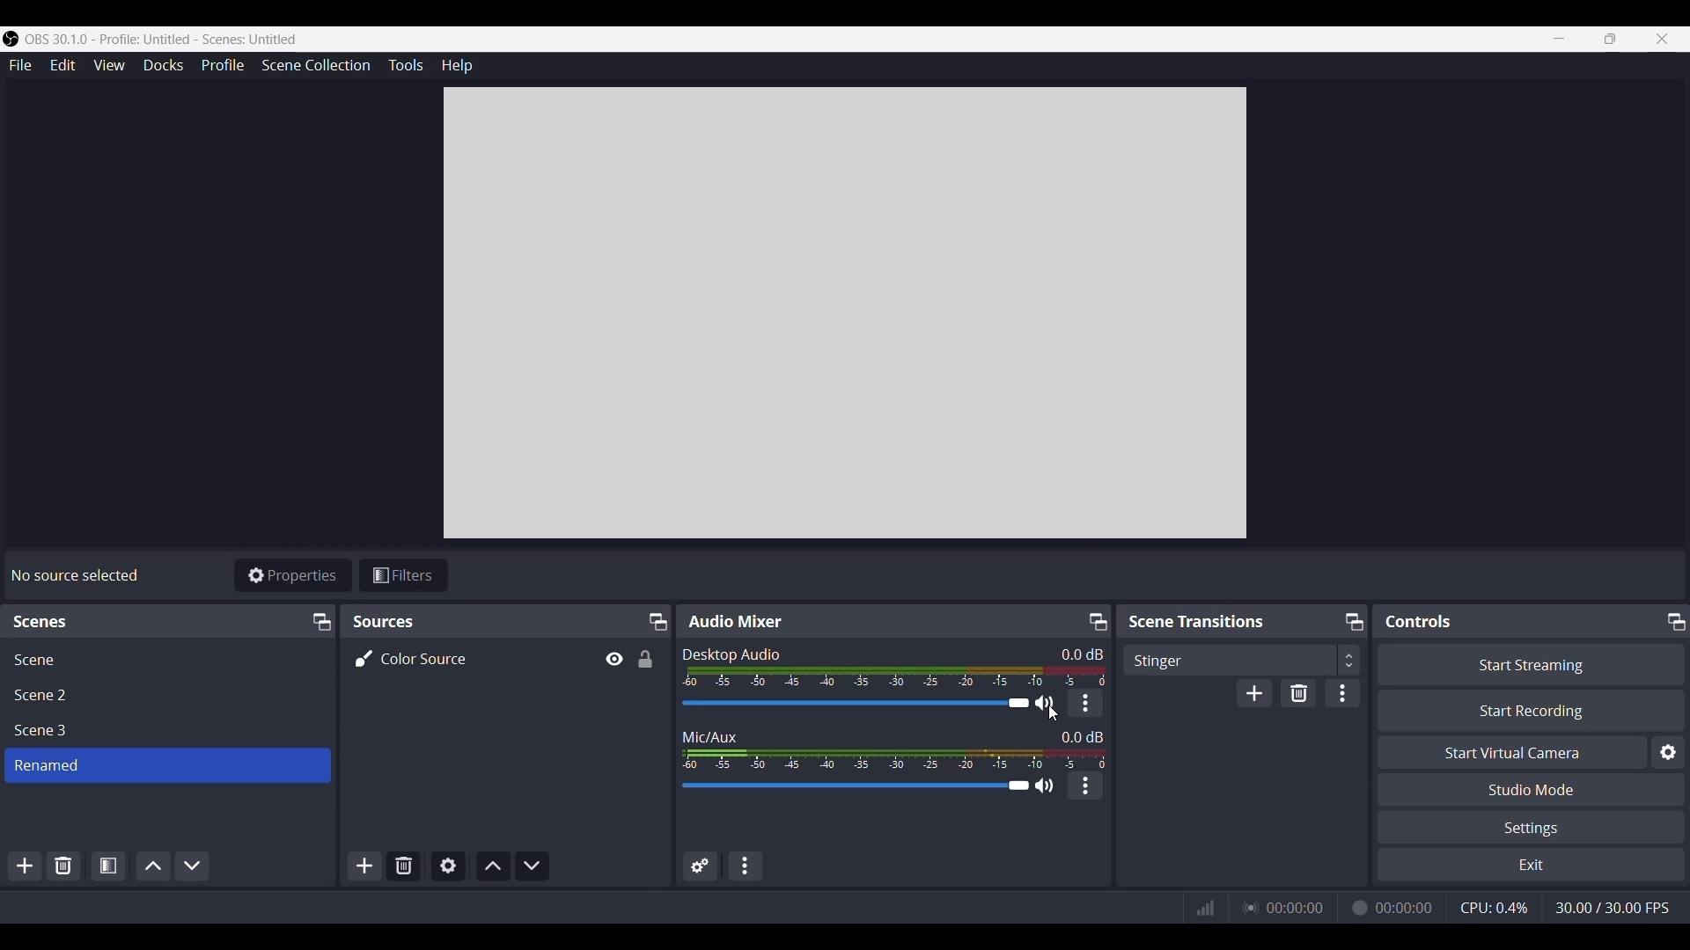 Image resolution: width=1690 pixels, height=950 pixels. Describe the element at coordinates (63, 867) in the screenshot. I see `Delete selected scene` at that location.